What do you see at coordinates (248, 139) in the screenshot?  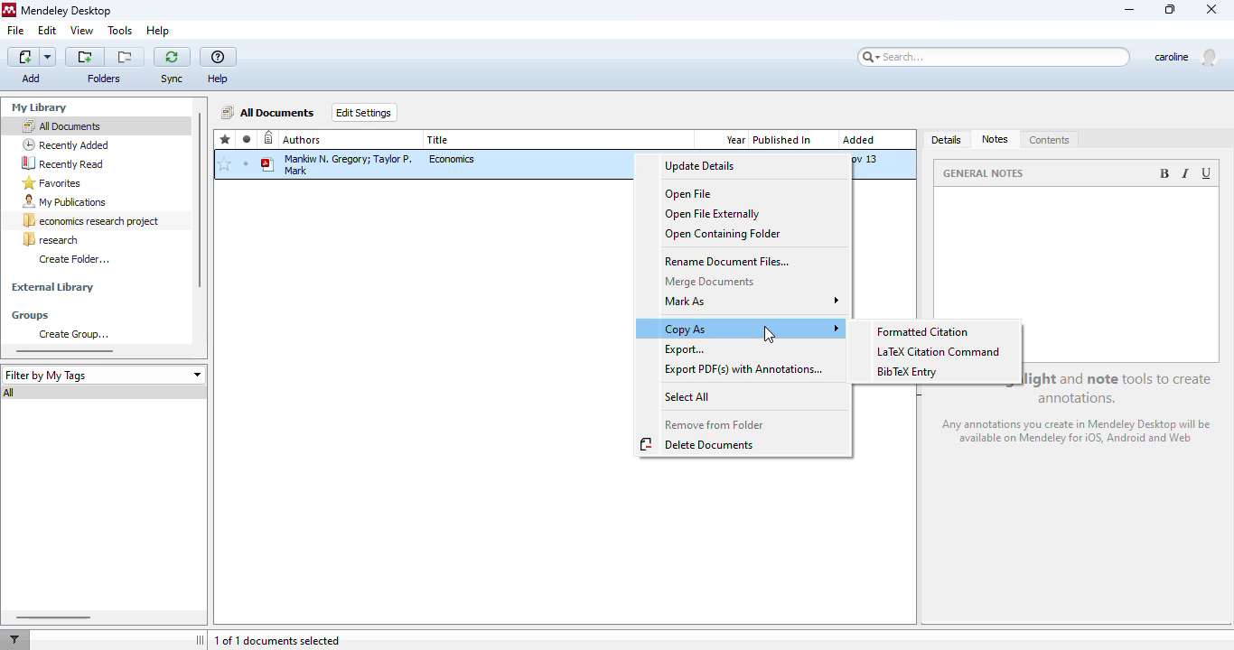 I see `read/unread` at bounding box center [248, 139].